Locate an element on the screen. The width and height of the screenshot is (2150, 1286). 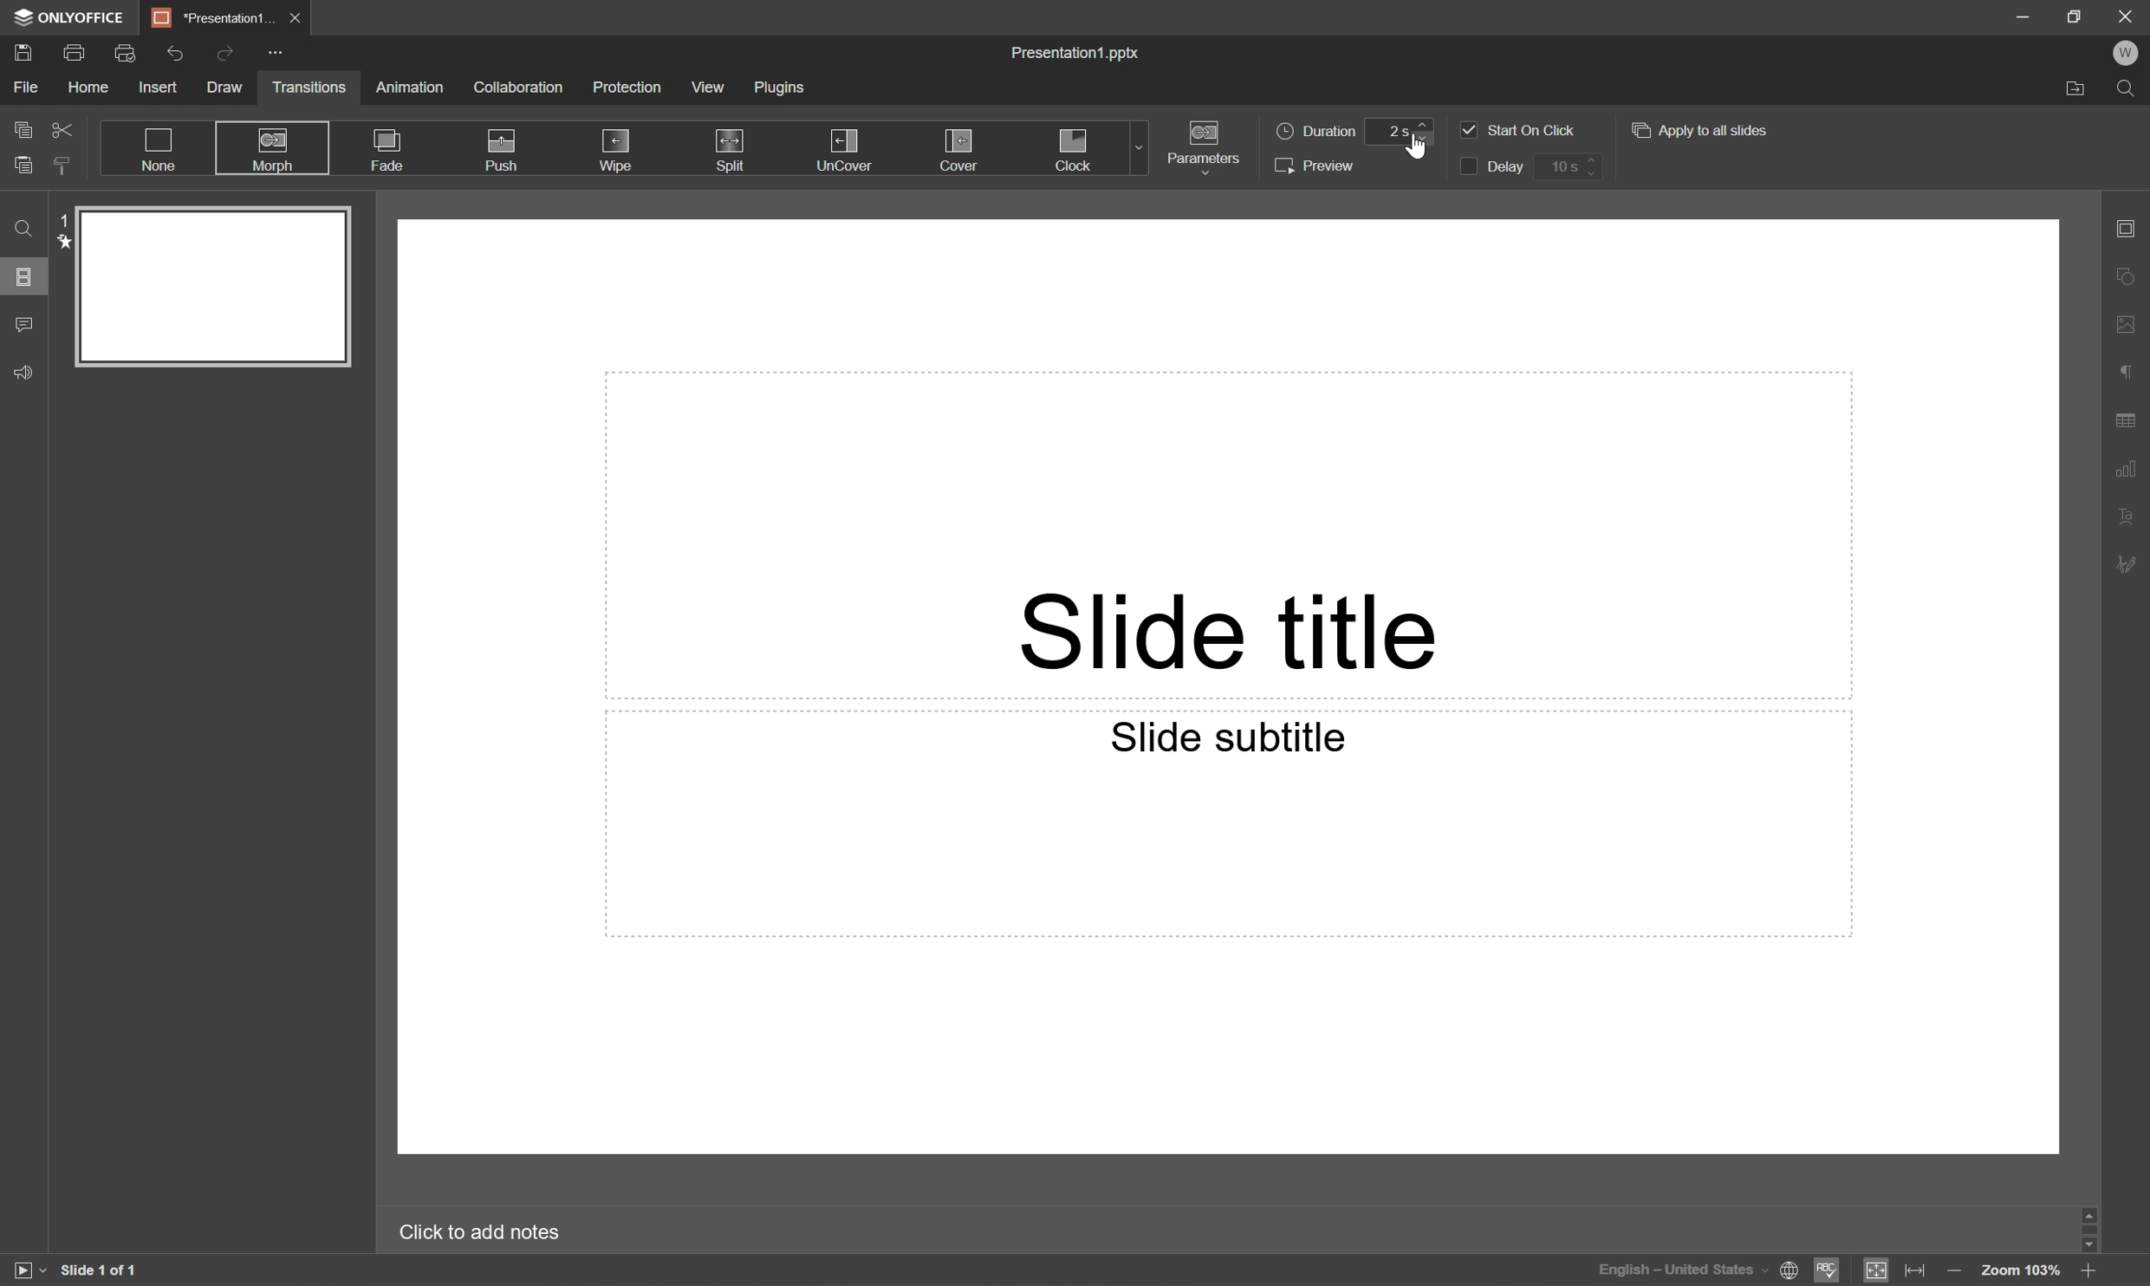
Customize quick access toolbar is located at coordinates (276, 49).